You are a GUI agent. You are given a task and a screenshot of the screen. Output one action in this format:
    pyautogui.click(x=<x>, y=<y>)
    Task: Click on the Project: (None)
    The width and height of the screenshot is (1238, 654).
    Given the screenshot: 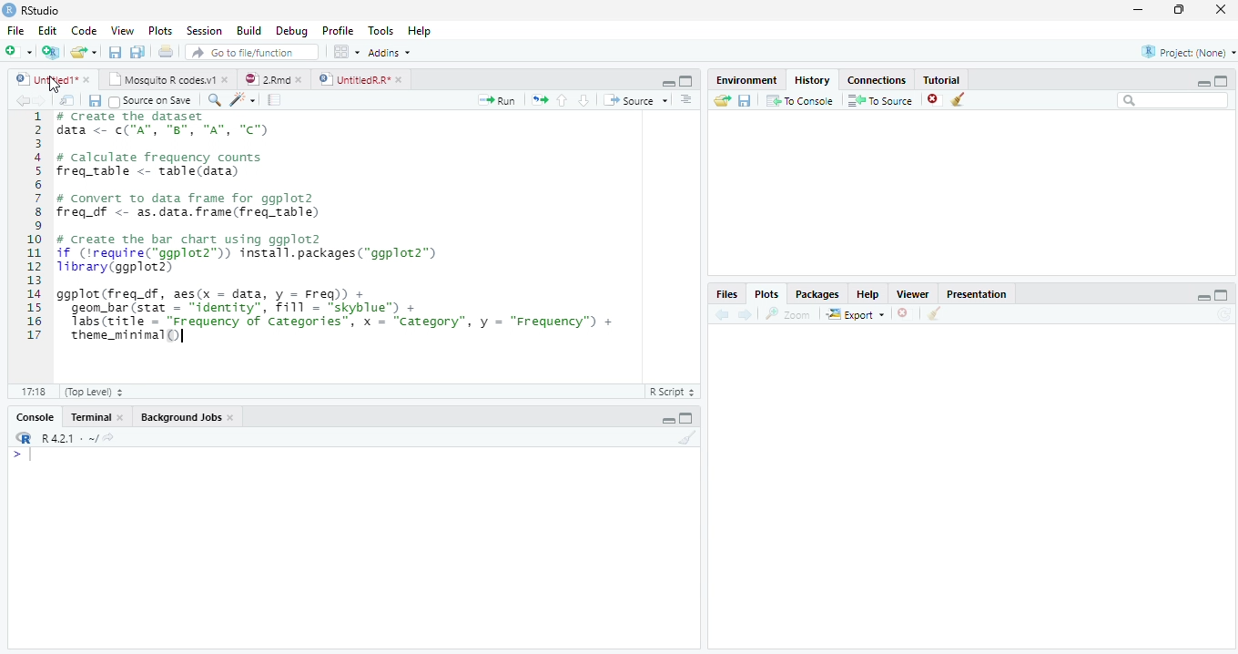 What is the action you would take?
    pyautogui.click(x=1182, y=54)
    